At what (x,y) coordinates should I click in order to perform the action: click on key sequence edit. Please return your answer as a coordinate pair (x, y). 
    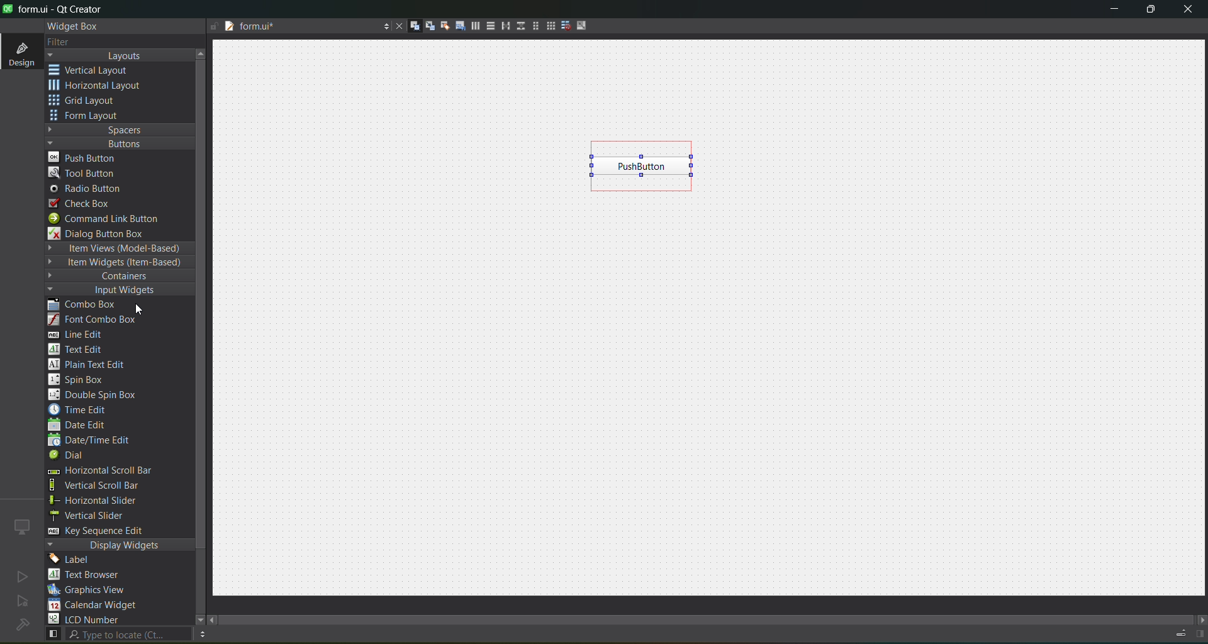
    Looking at the image, I should click on (104, 531).